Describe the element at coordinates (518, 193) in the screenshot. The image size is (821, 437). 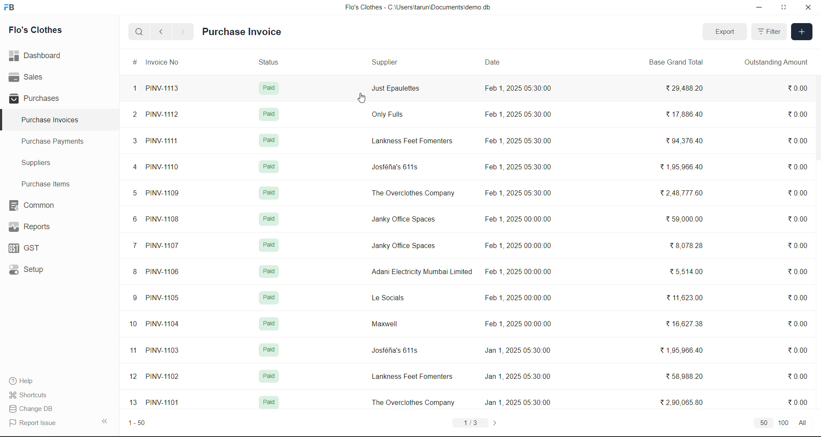
I see `Feb 1, 2025 05:30:00` at that location.